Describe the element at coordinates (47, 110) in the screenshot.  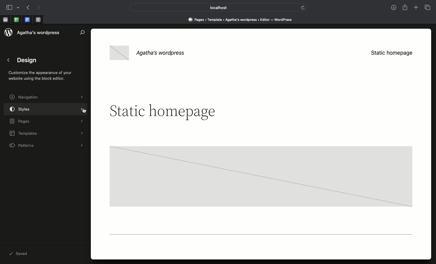
I see `Styles` at that location.